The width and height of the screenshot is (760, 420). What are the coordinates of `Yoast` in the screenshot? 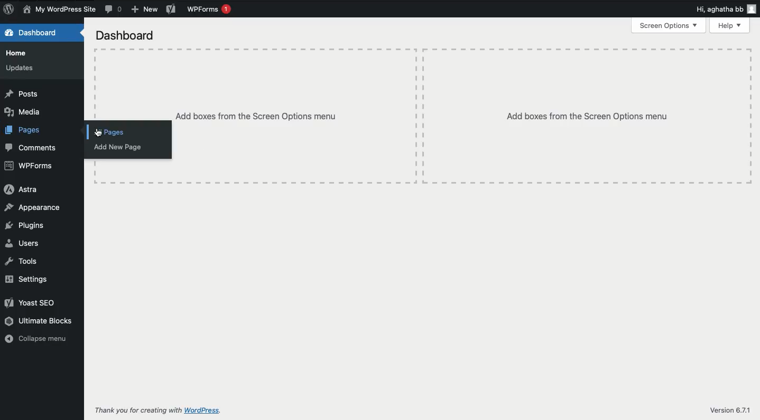 It's located at (31, 303).